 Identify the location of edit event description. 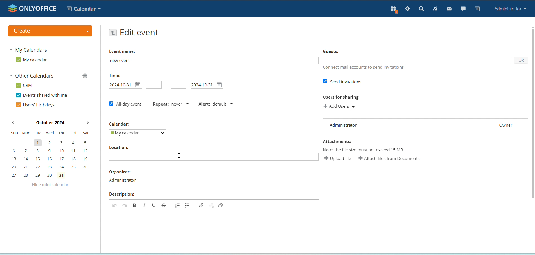
(213, 232).